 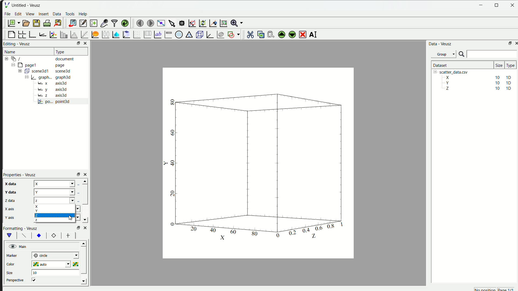 I want to click on plot covariance ellipses, so click(x=220, y=34).